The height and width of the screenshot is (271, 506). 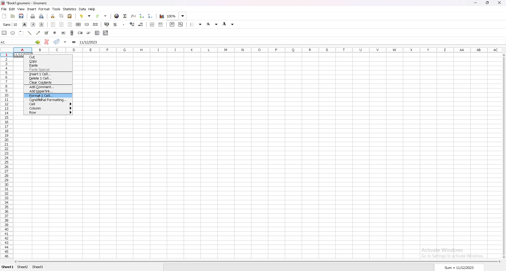 I want to click on insert, so click(x=32, y=9).